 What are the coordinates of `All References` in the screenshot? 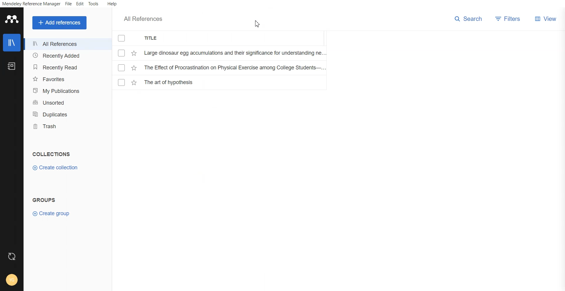 It's located at (143, 19).